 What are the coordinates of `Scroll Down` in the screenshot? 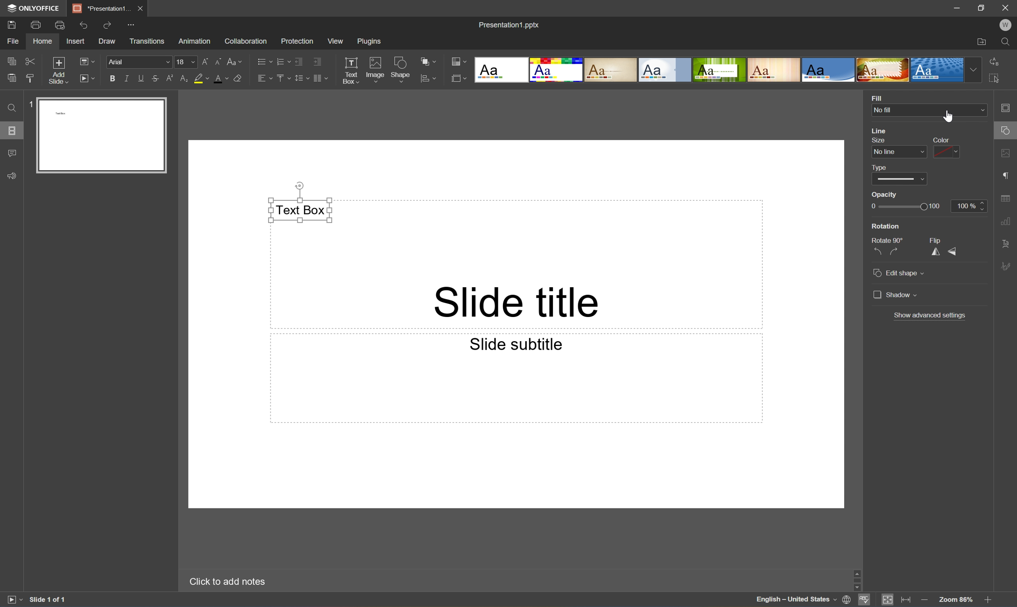 It's located at (988, 587).